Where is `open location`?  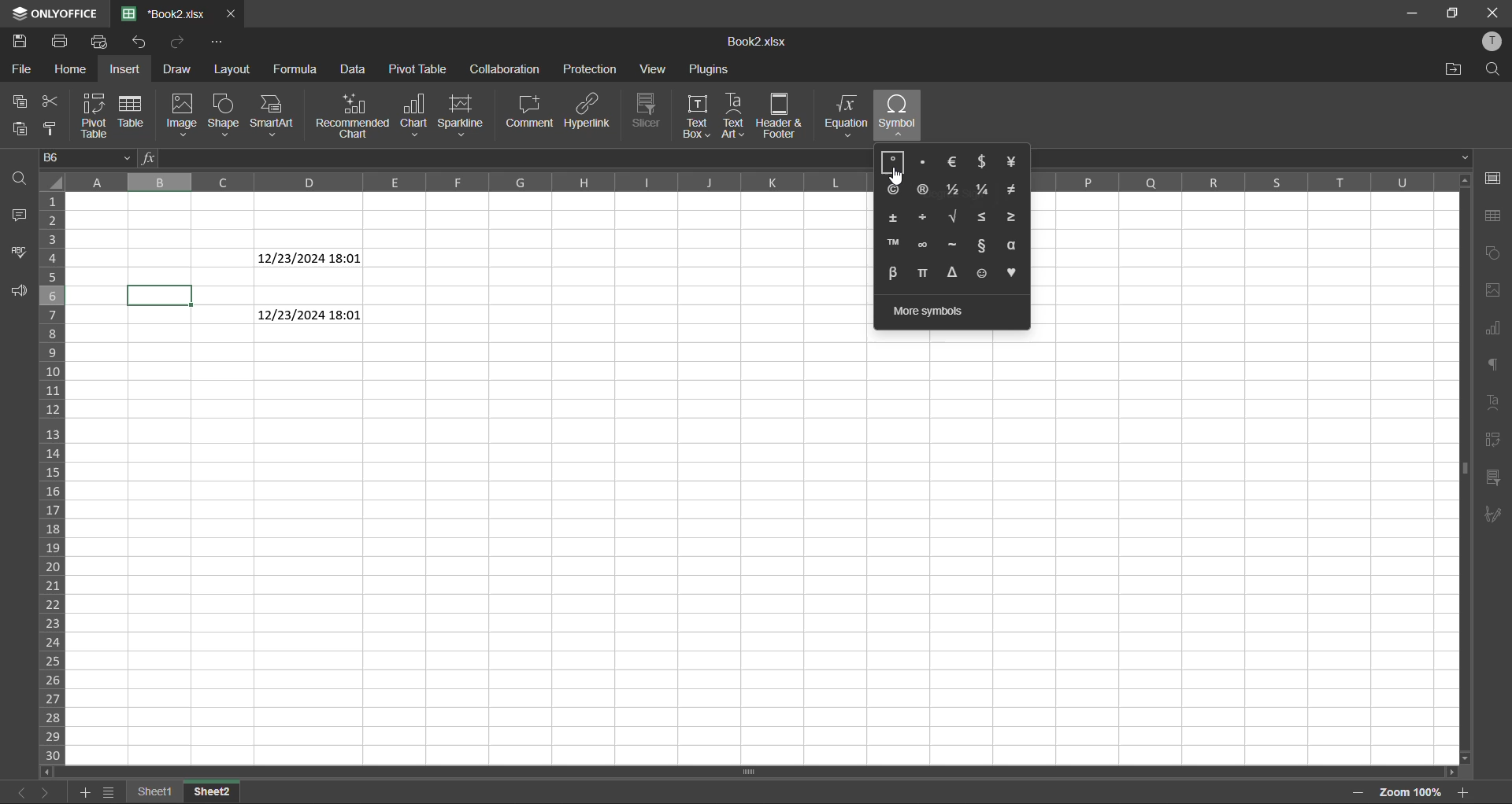
open location is located at coordinates (1451, 71).